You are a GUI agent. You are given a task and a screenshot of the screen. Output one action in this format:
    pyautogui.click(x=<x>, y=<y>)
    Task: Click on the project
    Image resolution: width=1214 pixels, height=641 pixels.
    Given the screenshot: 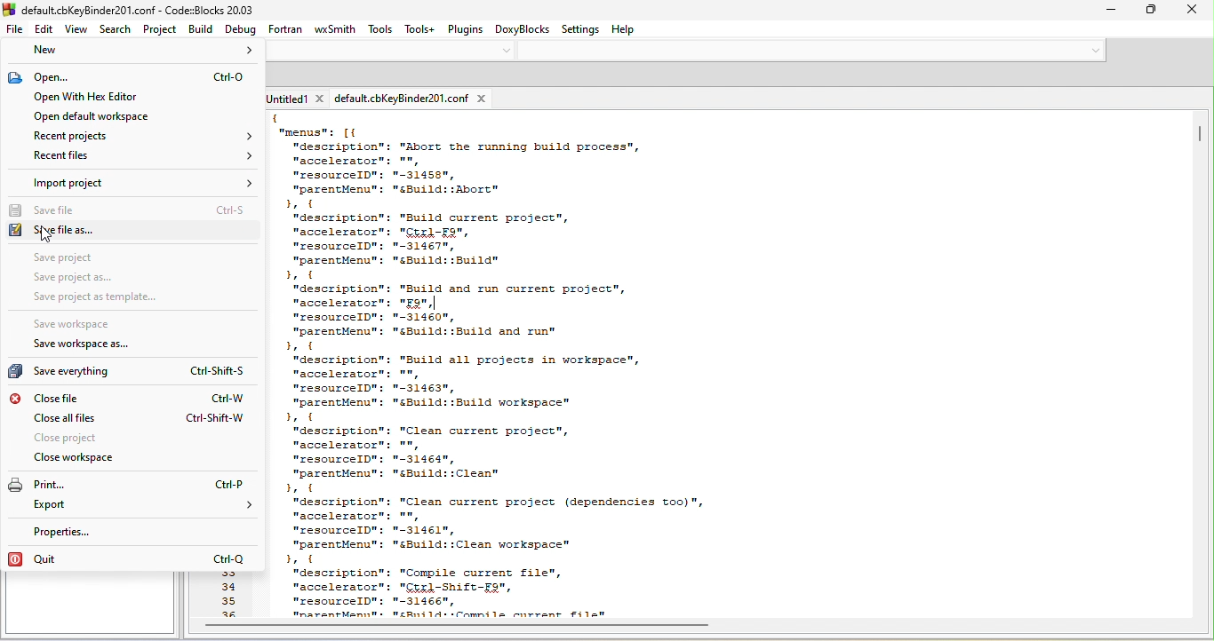 What is the action you would take?
    pyautogui.click(x=161, y=28)
    